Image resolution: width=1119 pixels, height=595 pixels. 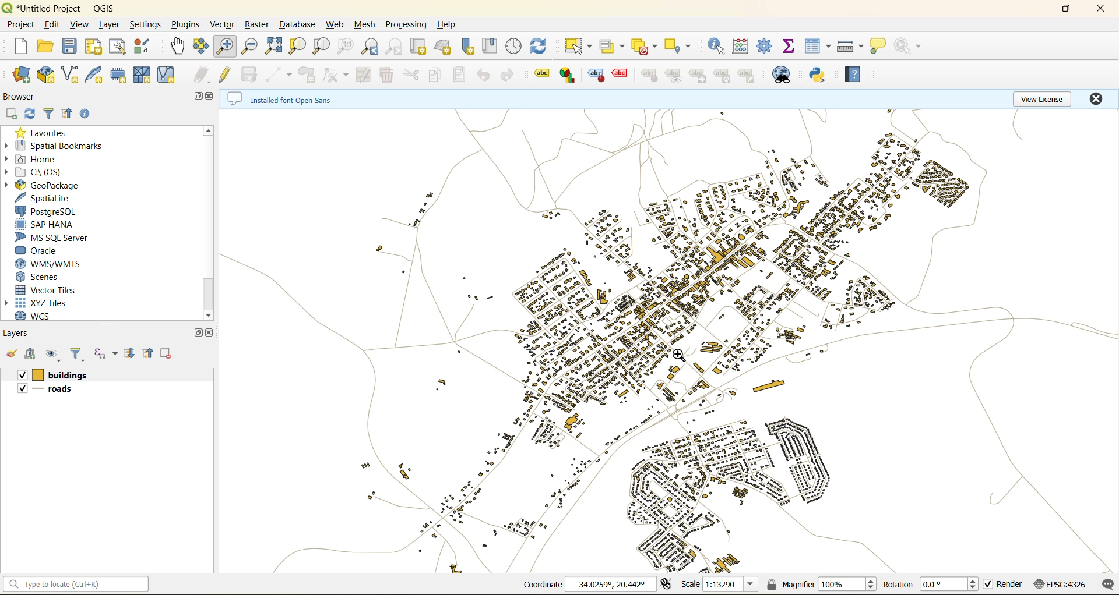 What do you see at coordinates (1100, 100) in the screenshot?
I see `close` at bounding box center [1100, 100].